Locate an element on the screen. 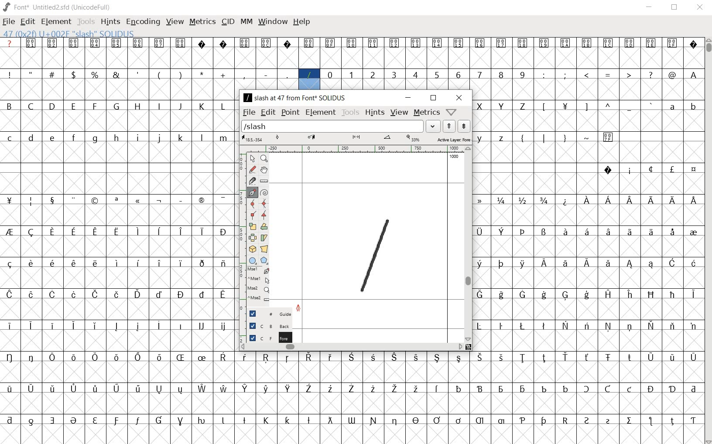 The height and width of the screenshot is (444, 712). MINIMIZE is located at coordinates (649, 8).